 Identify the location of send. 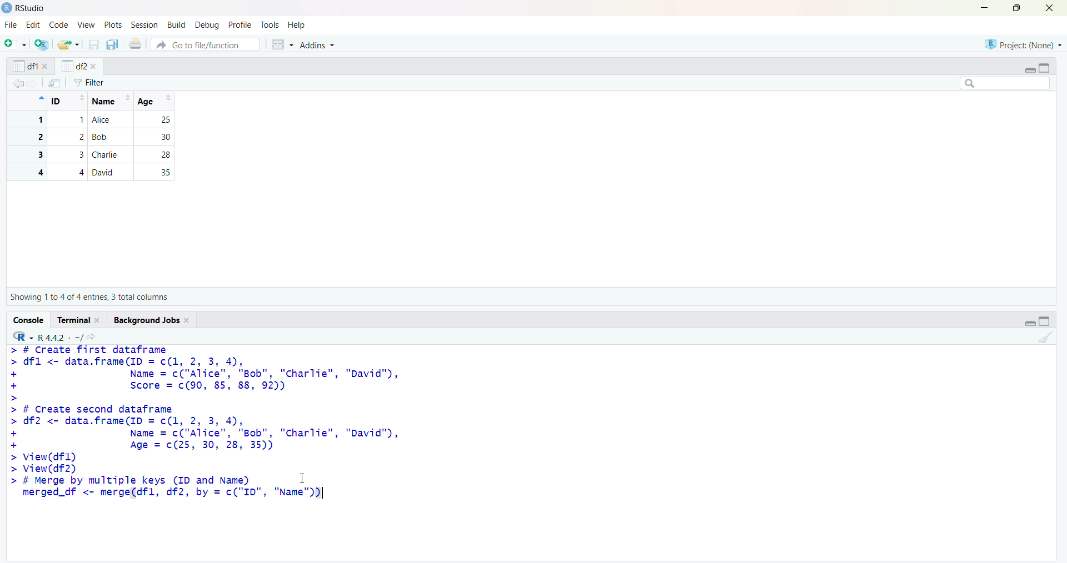
(55, 83).